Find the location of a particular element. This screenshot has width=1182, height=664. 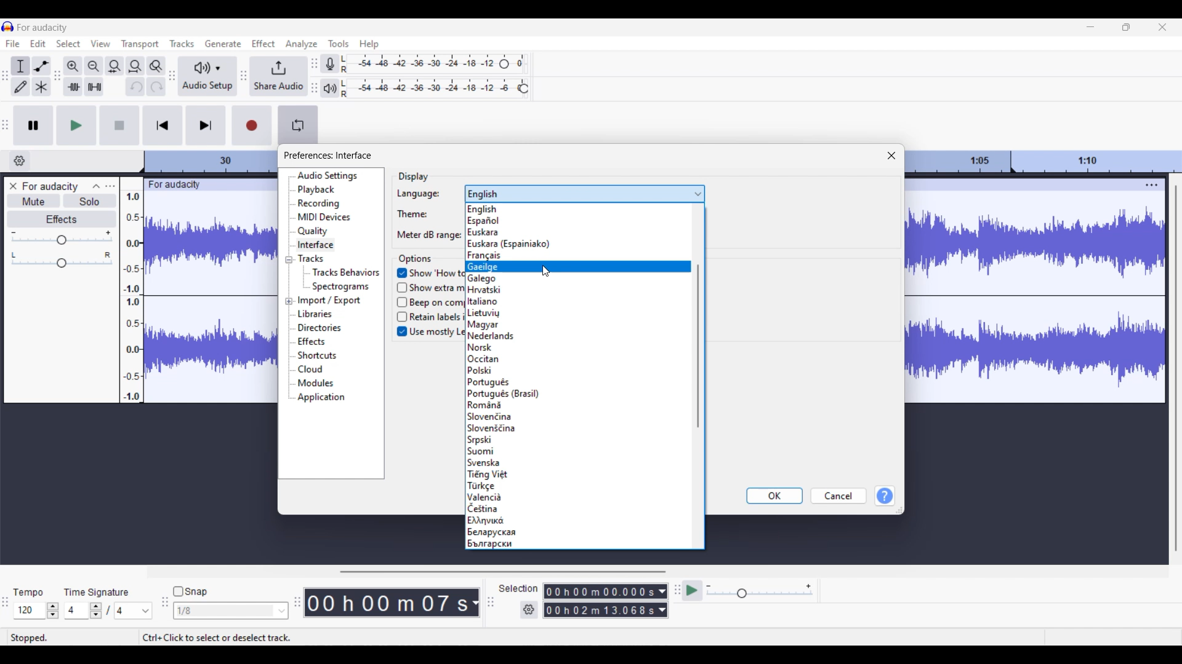

Euskara is located at coordinates (486, 232).